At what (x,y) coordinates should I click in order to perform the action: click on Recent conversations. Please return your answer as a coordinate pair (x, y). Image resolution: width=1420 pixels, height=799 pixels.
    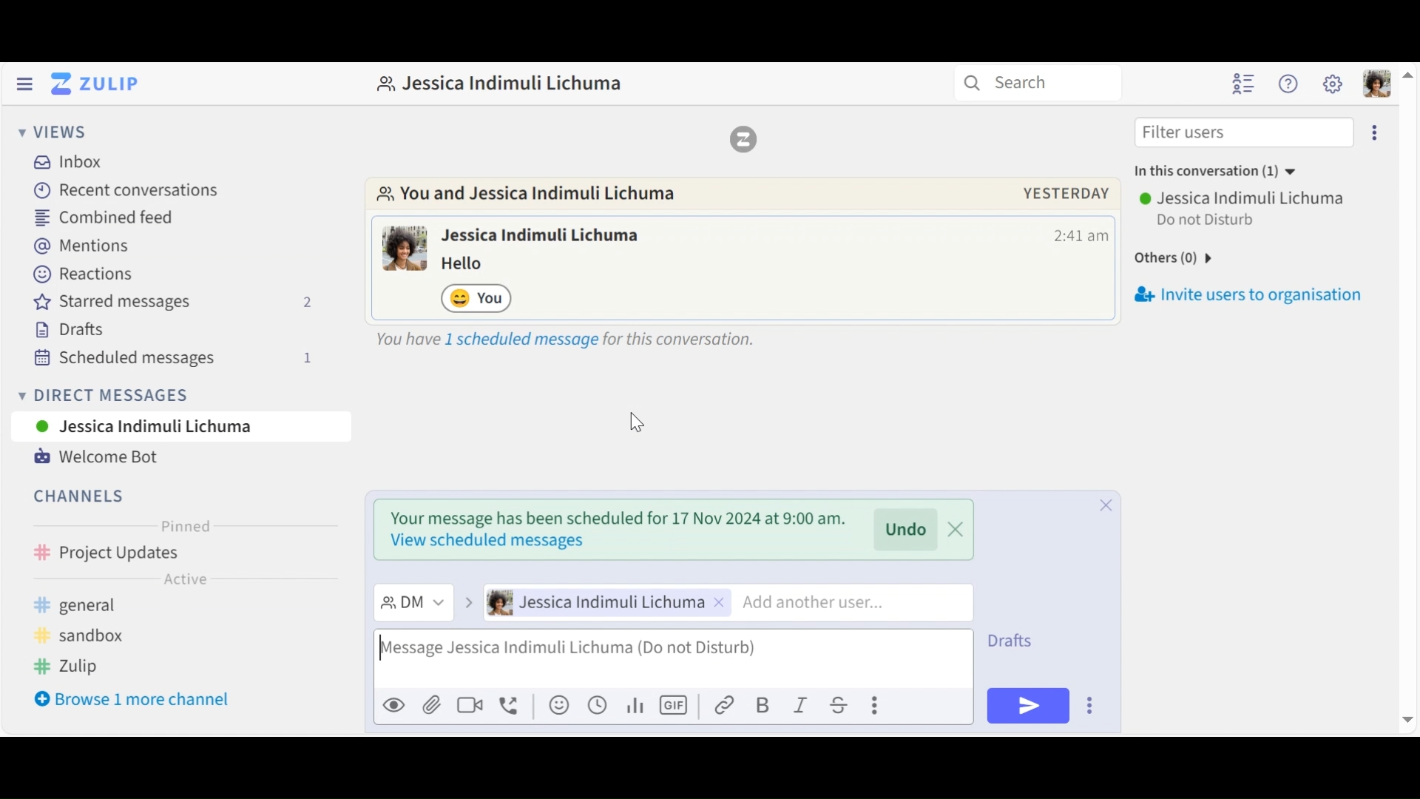
    Looking at the image, I should click on (129, 191).